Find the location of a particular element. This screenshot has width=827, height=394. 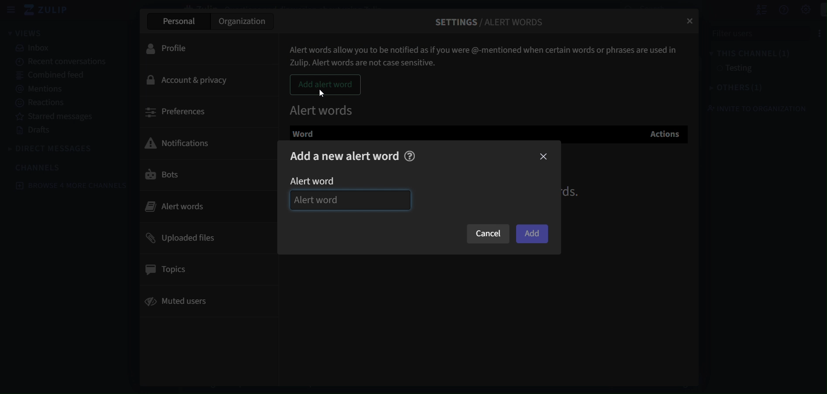

add is located at coordinates (532, 233).